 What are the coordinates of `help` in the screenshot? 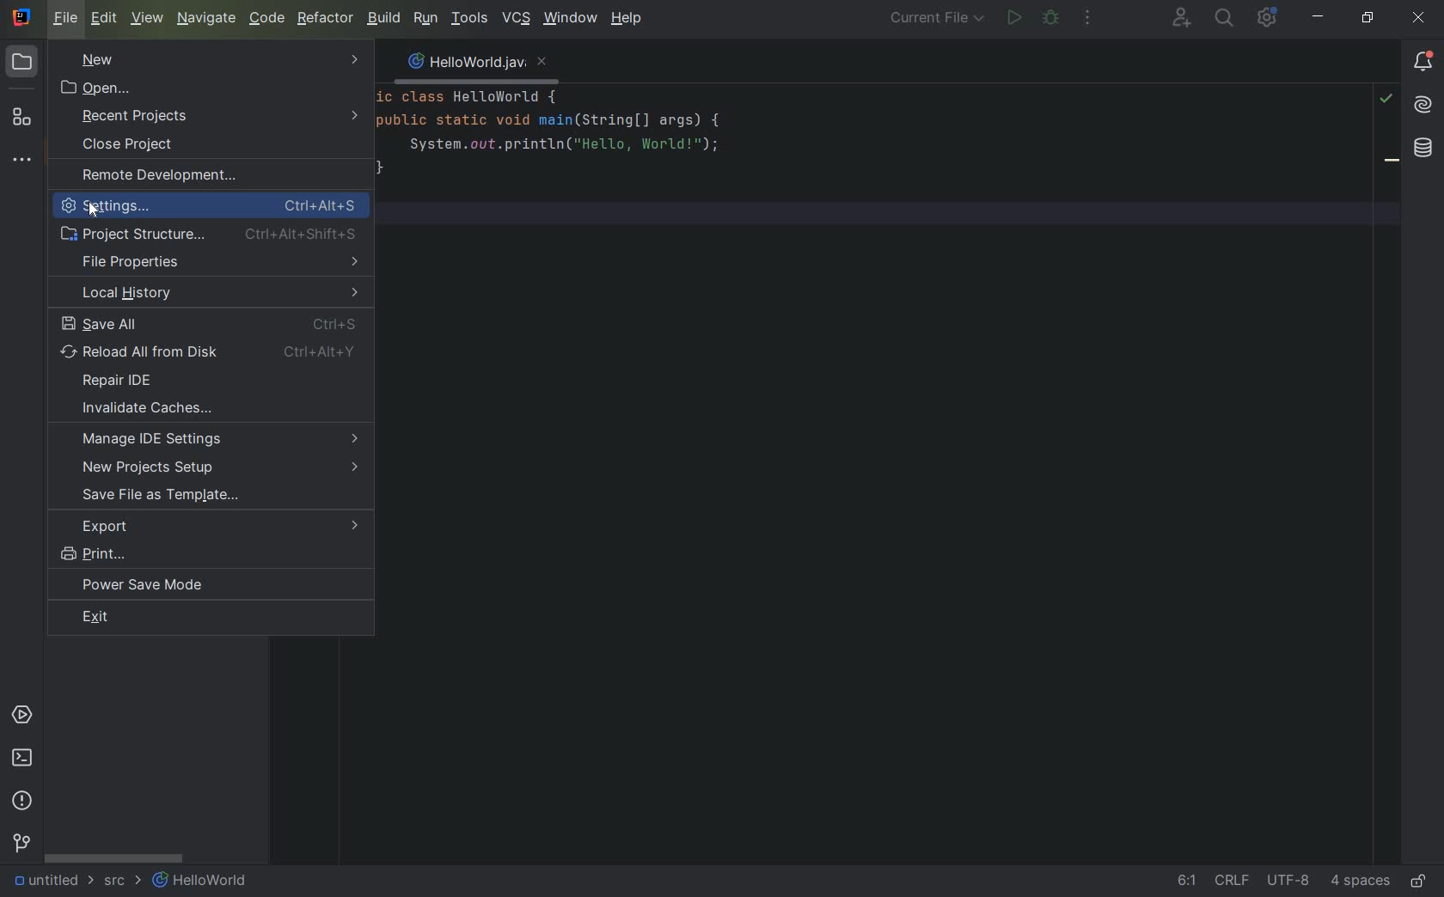 It's located at (628, 21).